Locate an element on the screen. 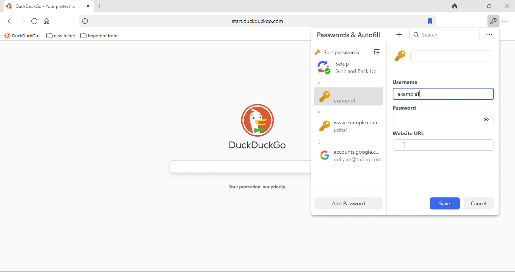 This screenshot has height=272, width=515. # is located at coordinates (319, 83).